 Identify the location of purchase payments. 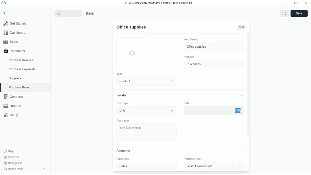
(22, 69).